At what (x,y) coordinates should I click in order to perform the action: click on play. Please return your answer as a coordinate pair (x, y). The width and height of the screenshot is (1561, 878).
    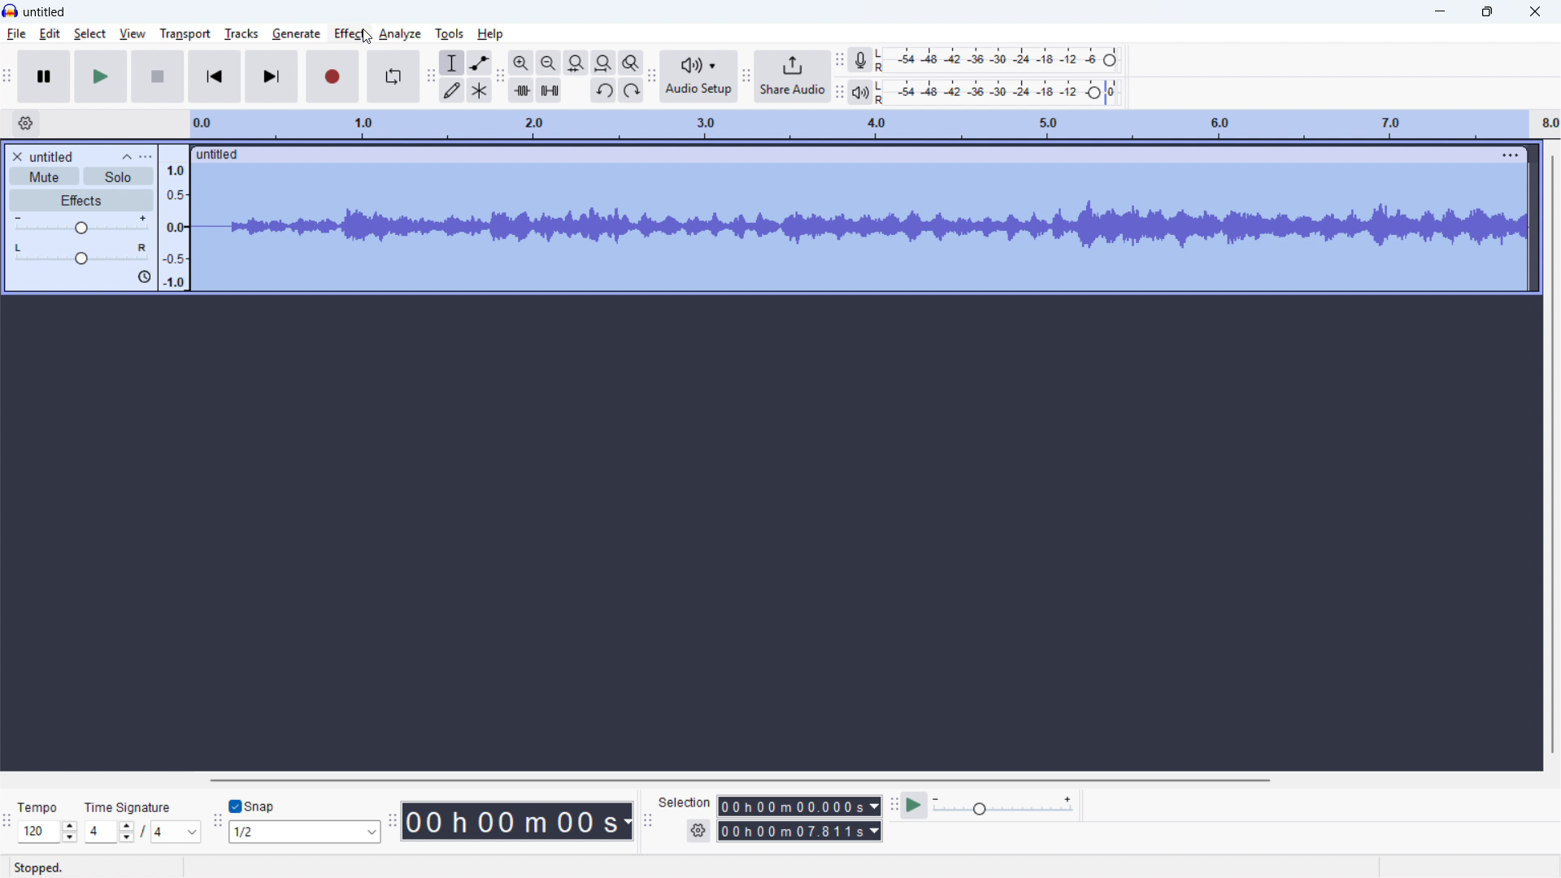
    Looking at the image, I should click on (101, 77).